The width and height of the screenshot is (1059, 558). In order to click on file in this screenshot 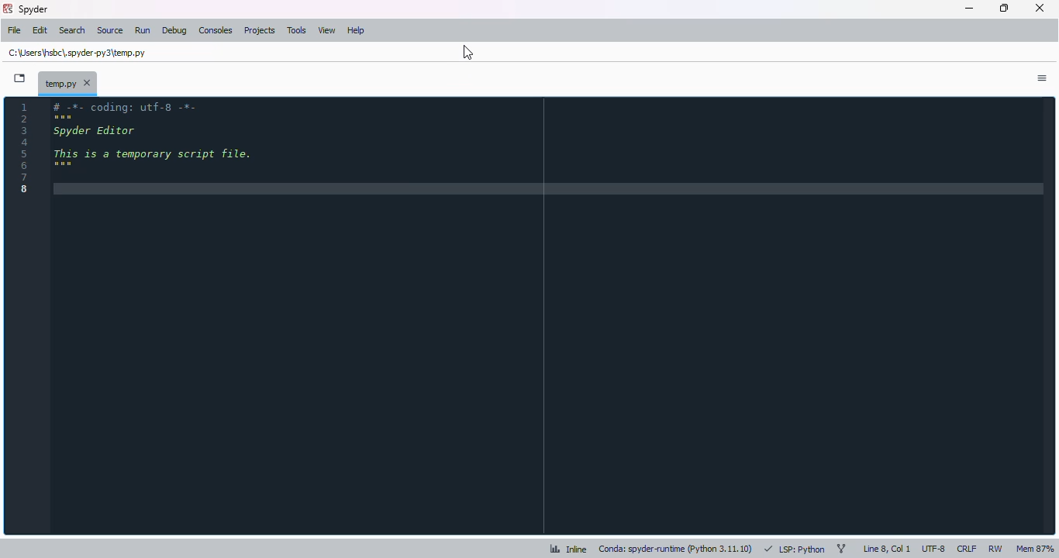, I will do `click(14, 30)`.